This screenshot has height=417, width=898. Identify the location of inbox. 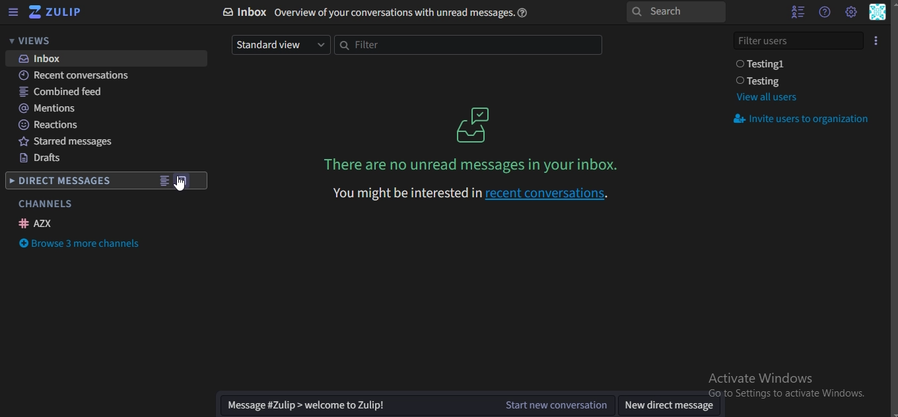
(44, 59).